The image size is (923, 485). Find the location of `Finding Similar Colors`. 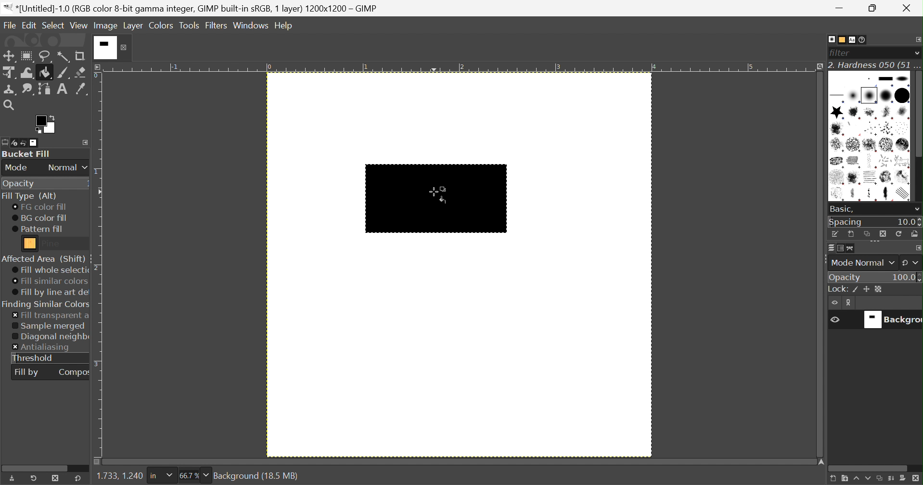

Finding Similar Colors is located at coordinates (46, 305).